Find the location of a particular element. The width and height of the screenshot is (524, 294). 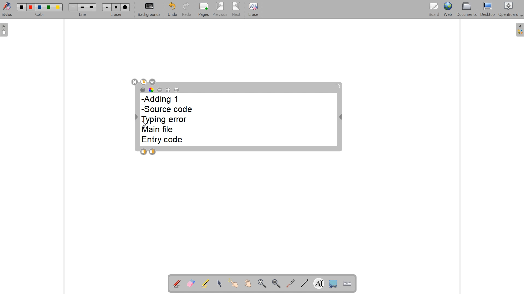

Eraser is located at coordinates (116, 15).